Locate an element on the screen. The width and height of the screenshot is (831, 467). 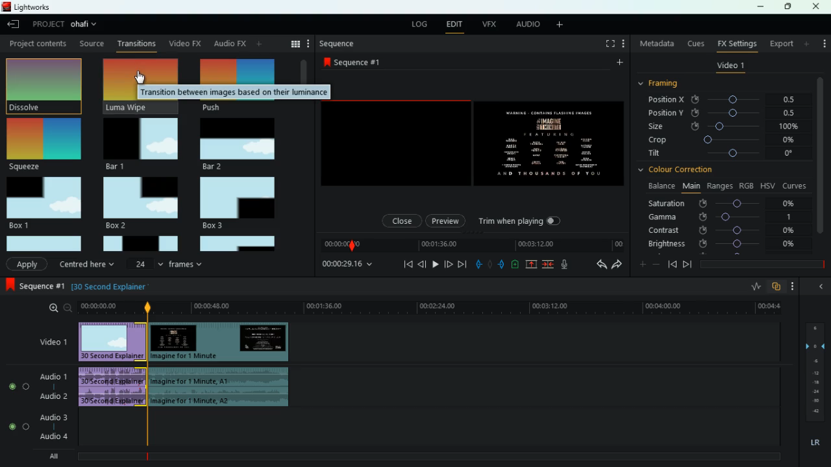
Apply is located at coordinates (27, 265).